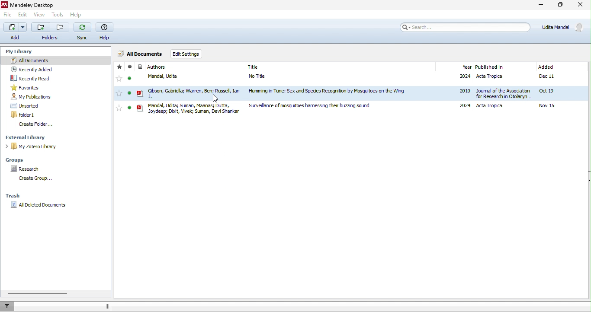  Describe the element at coordinates (27, 115) in the screenshot. I see `folder1` at that location.